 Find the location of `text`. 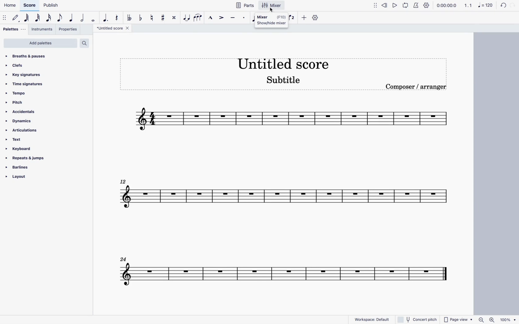

text is located at coordinates (23, 140).